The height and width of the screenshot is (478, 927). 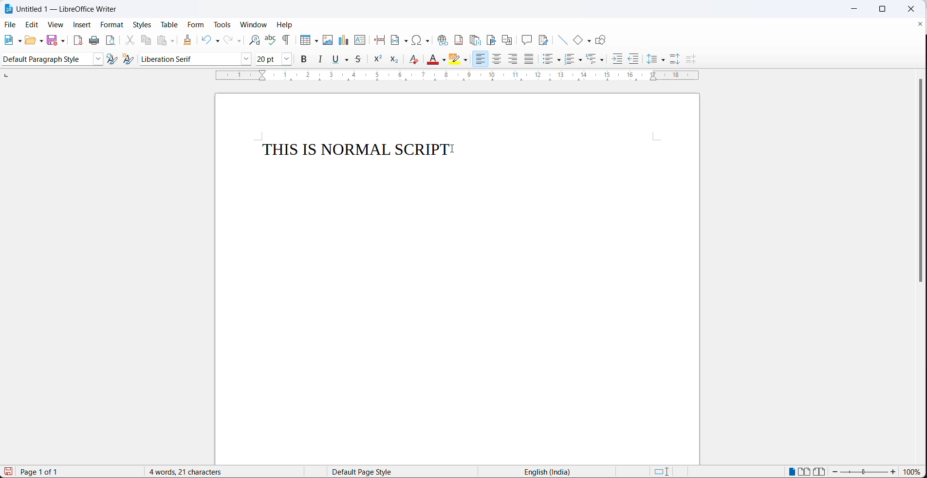 I want to click on insert footnote, so click(x=459, y=39).